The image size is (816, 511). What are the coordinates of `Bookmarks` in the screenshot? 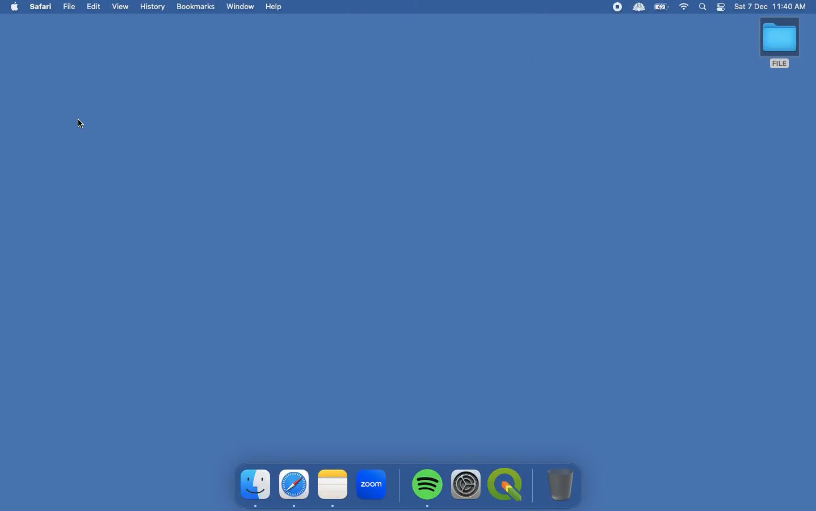 It's located at (199, 7).